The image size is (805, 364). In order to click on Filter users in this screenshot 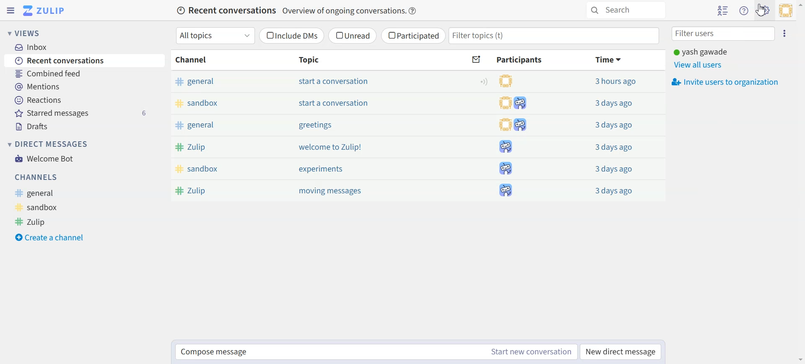, I will do `click(724, 34)`.